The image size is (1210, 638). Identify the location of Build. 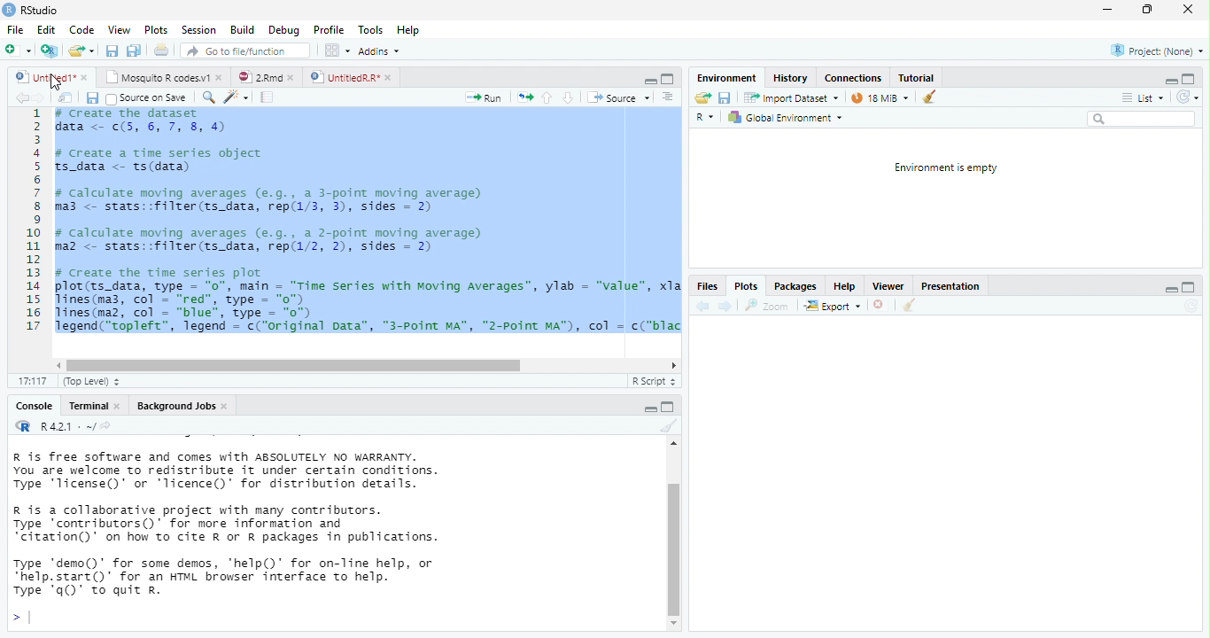
(242, 30).